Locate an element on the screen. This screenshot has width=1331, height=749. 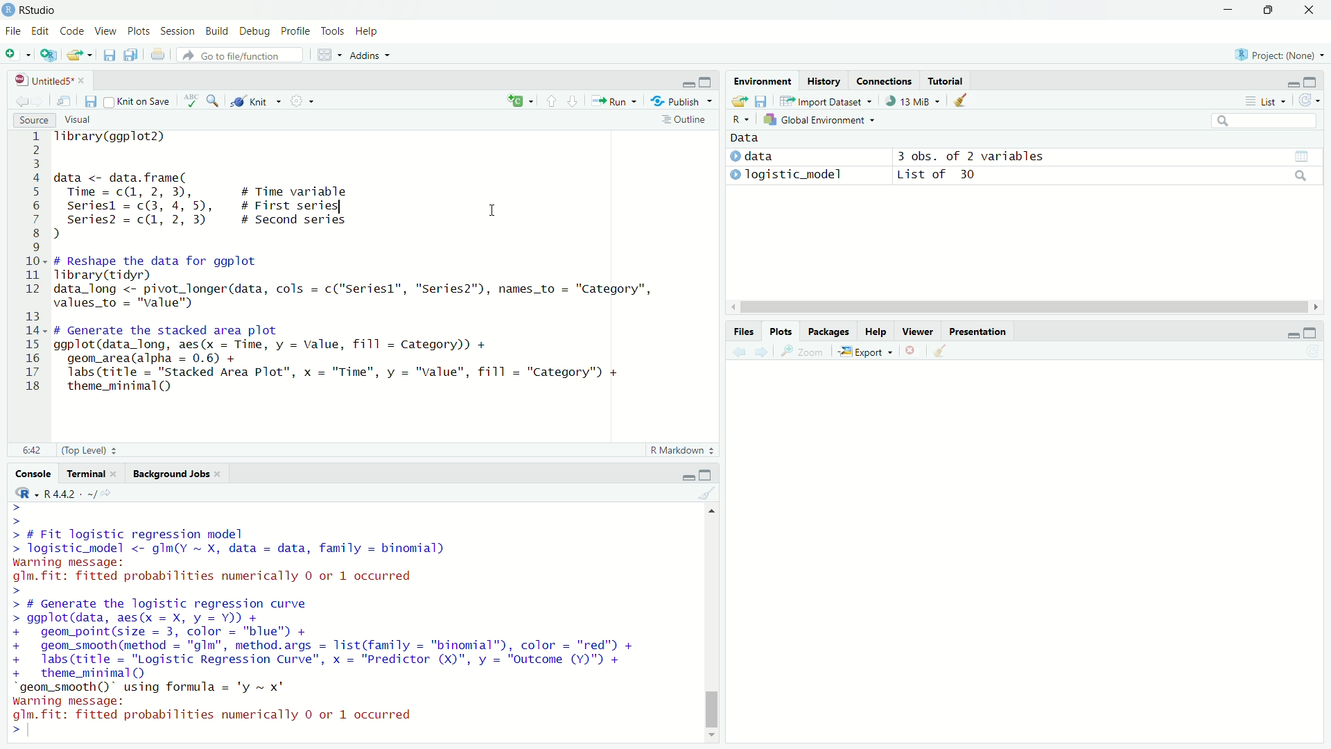
back is located at coordinates (738, 354).